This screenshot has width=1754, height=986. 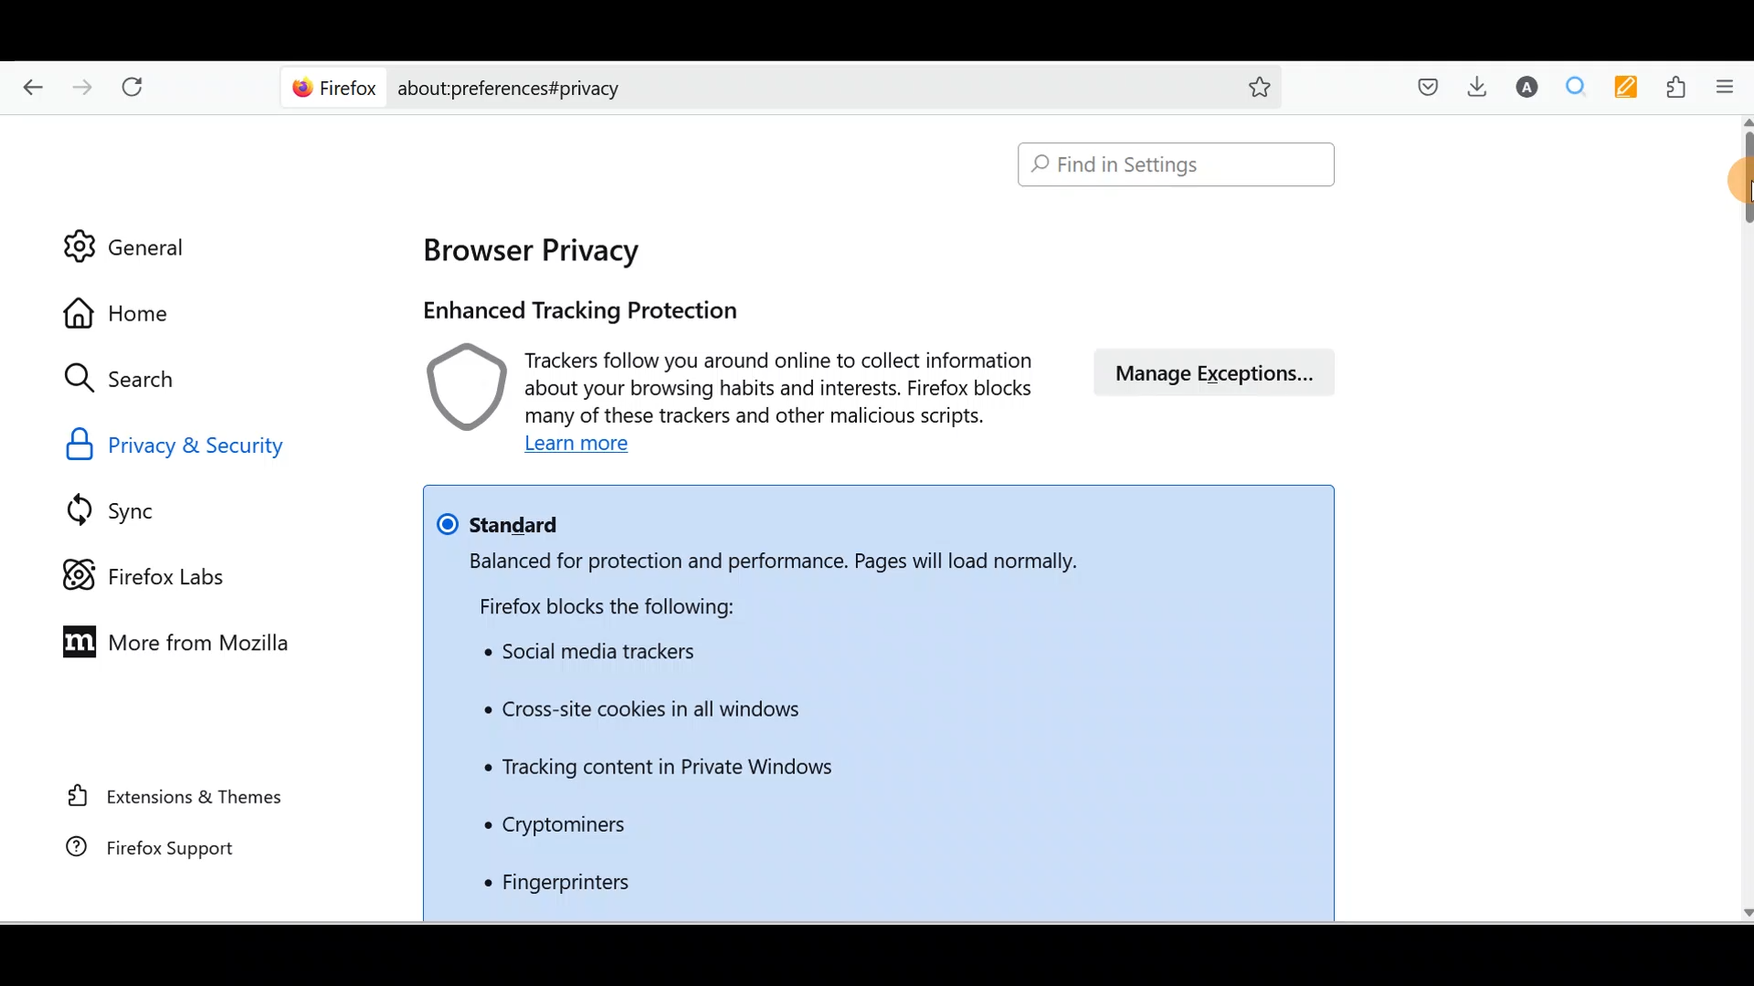 I want to click on Open application menu, so click(x=1730, y=88).